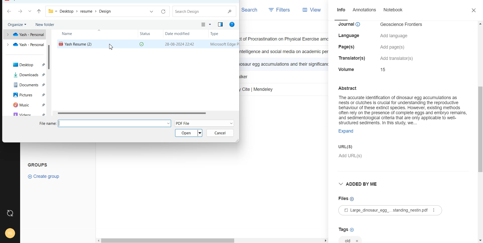 Image resolution: width=483 pixels, height=243 pixels. What do you see at coordinates (365, 10) in the screenshot?
I see `Annotations` at bounding box center [365, 10].